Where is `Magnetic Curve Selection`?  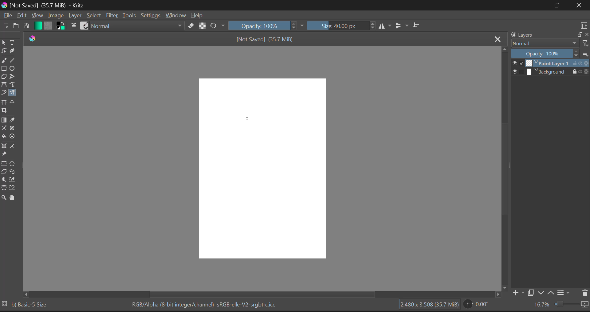 Magnetic Curve Selection is located at coordinates (13, 188).